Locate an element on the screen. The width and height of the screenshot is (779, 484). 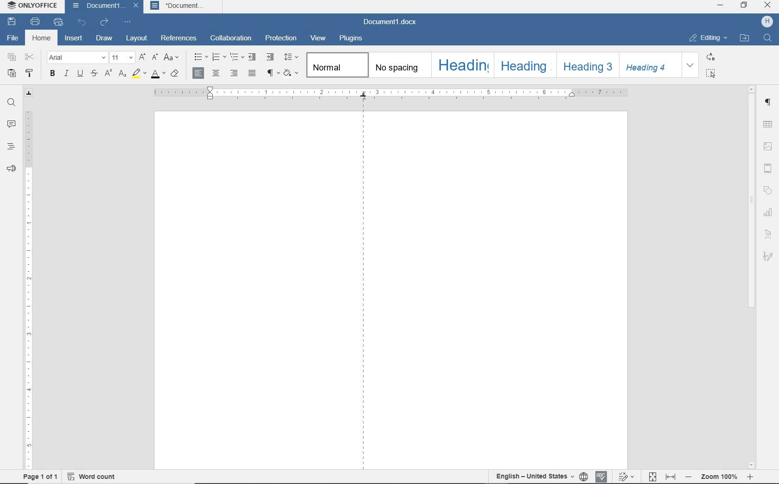
PARAGRAPH SETTINGS is located at coordinates (769, 102).